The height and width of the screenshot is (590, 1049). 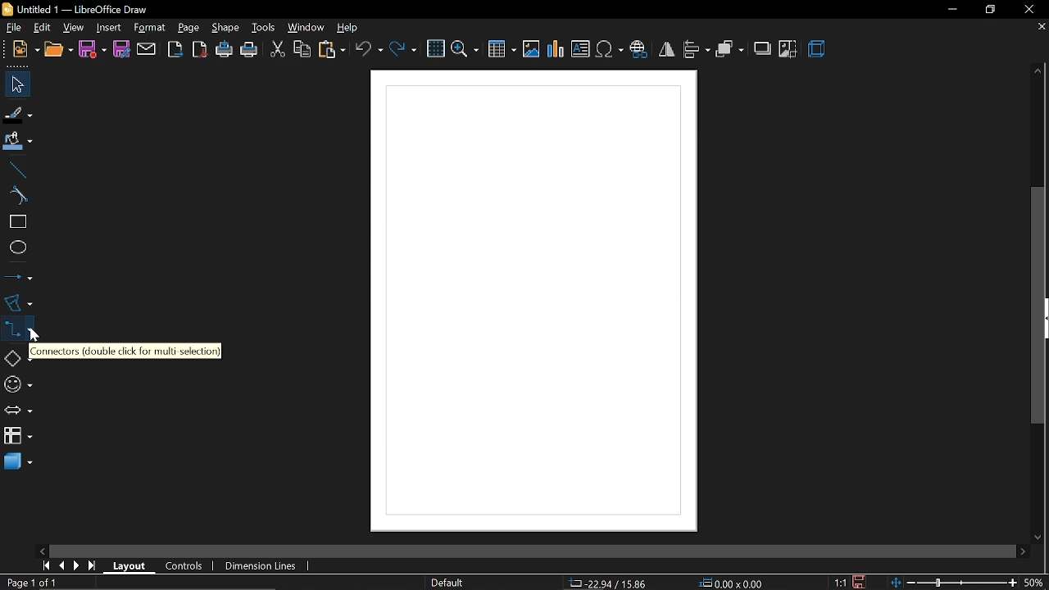 I want to click on move down, so click(x=1040, y=535).